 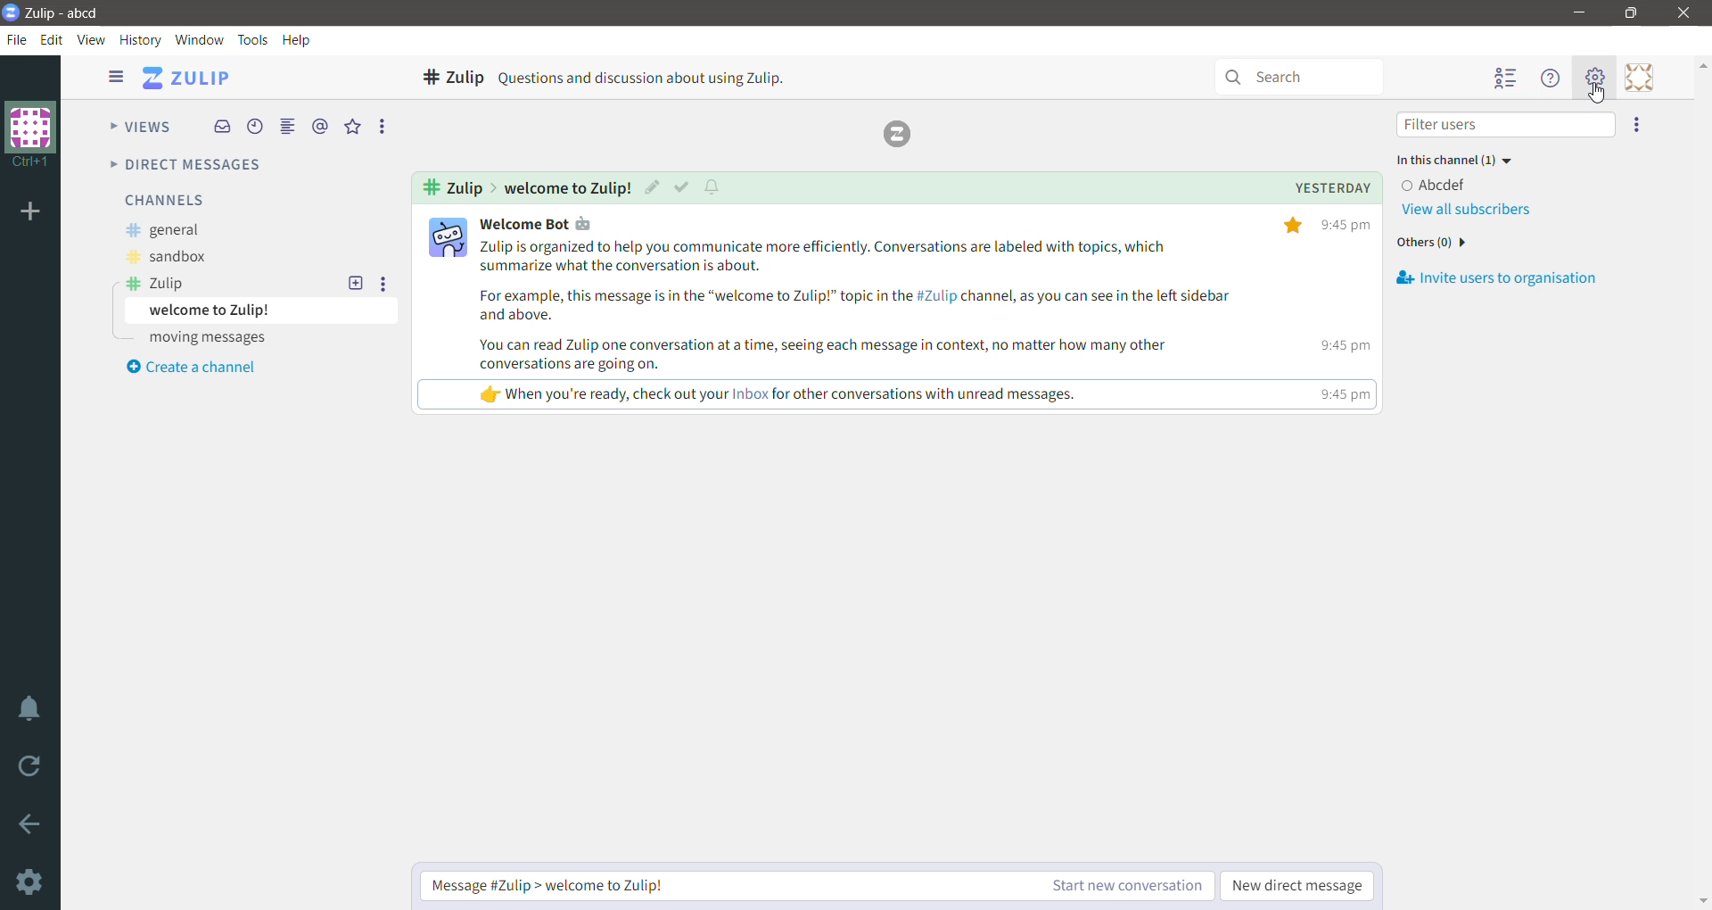 I want to click on File, so click(x=21, y=40).